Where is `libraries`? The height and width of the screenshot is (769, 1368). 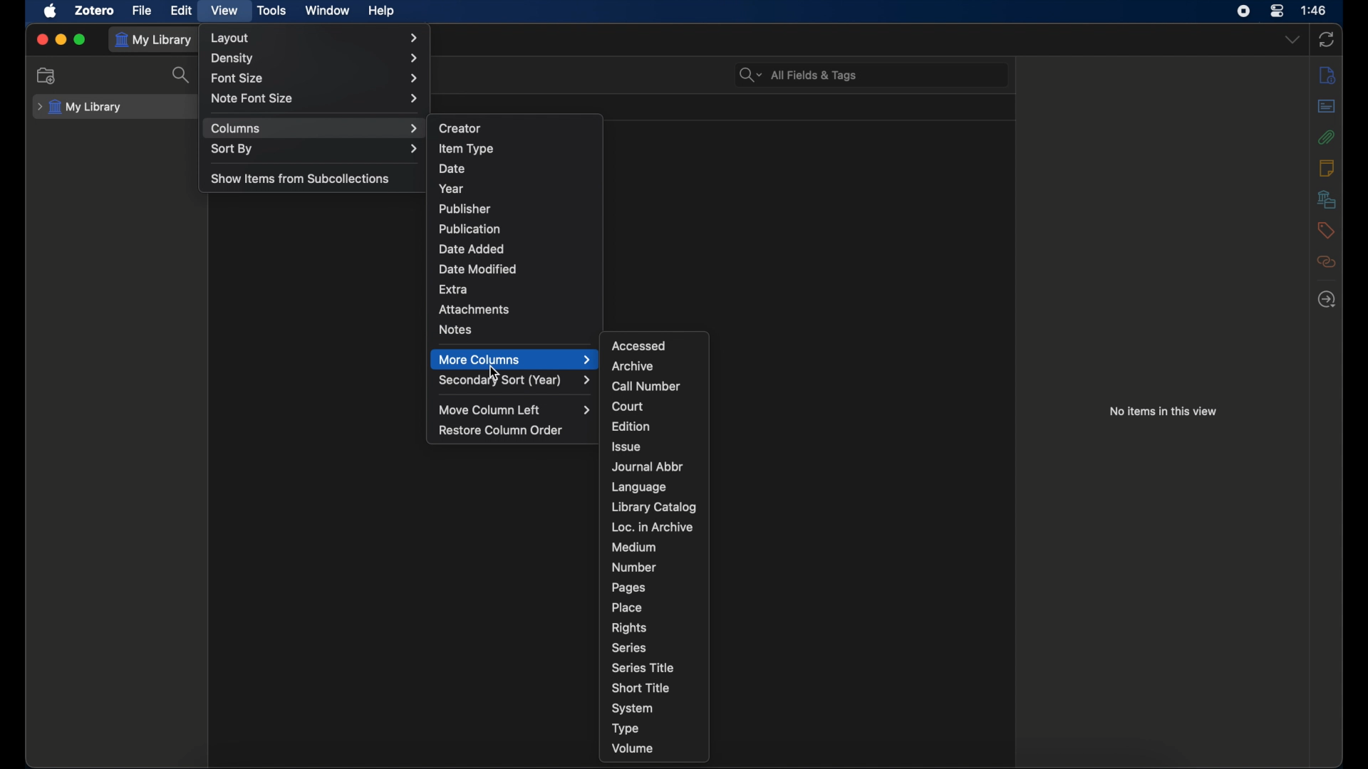
libraries is located at coordinates (1327, 199).